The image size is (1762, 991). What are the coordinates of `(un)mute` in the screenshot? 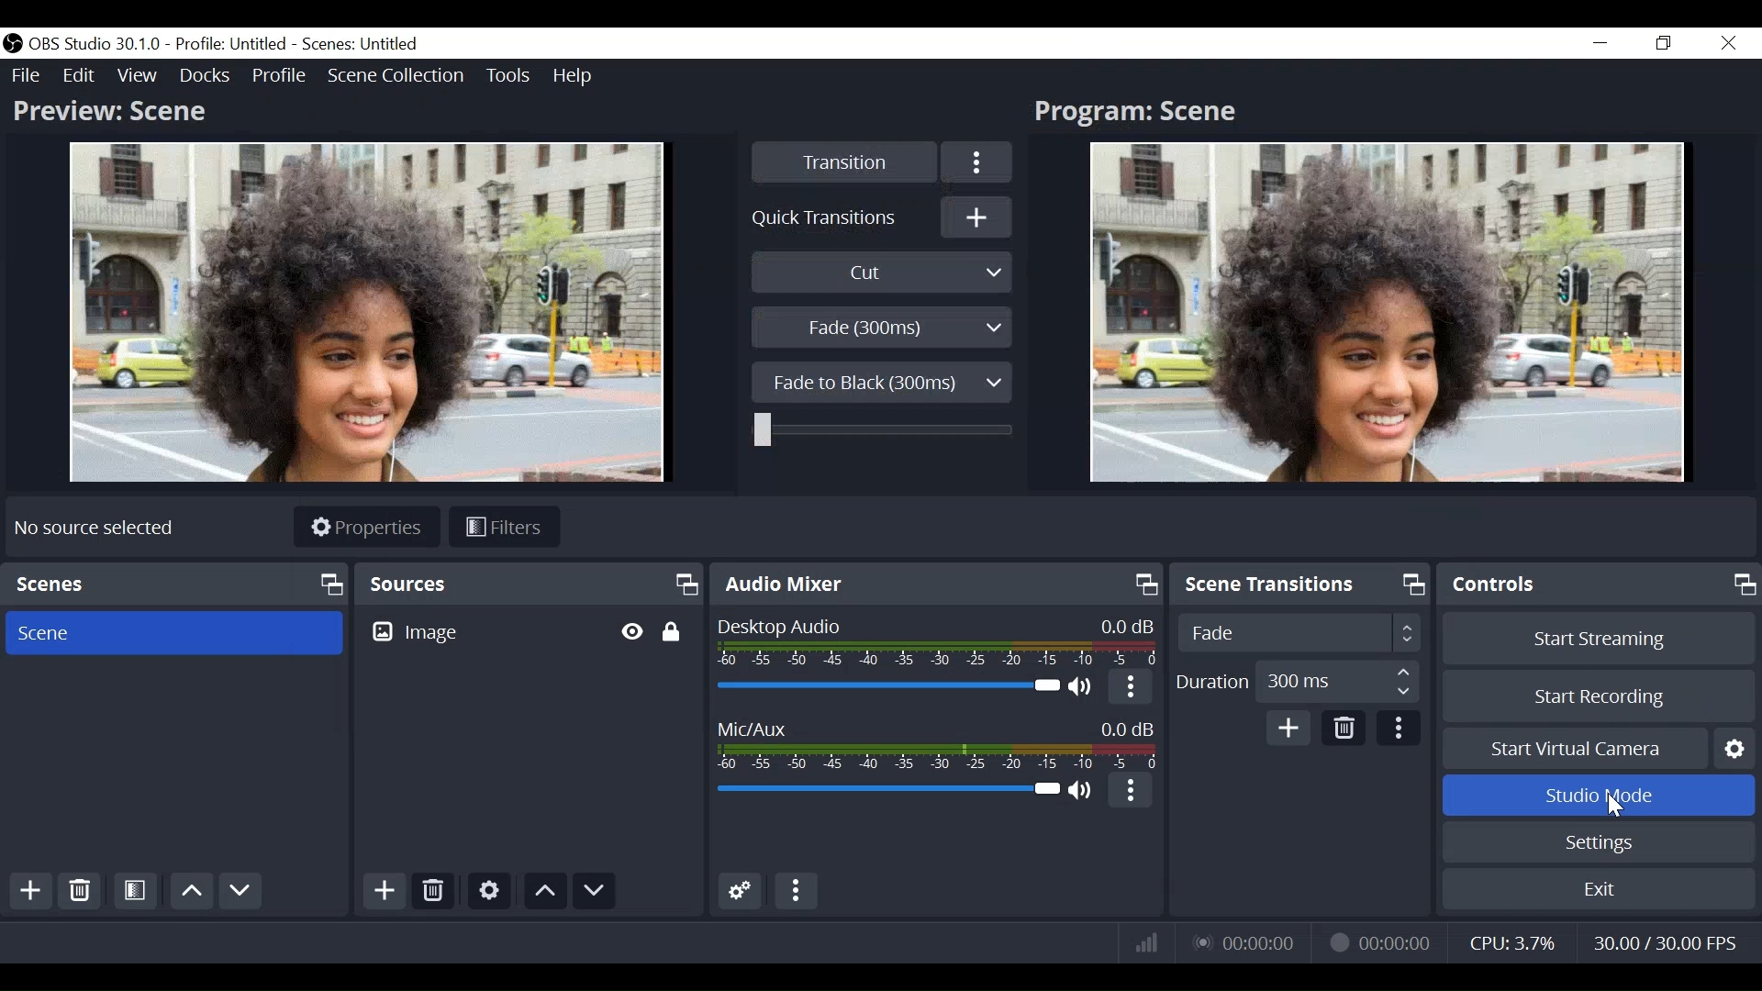 It's located at (1085, 687).